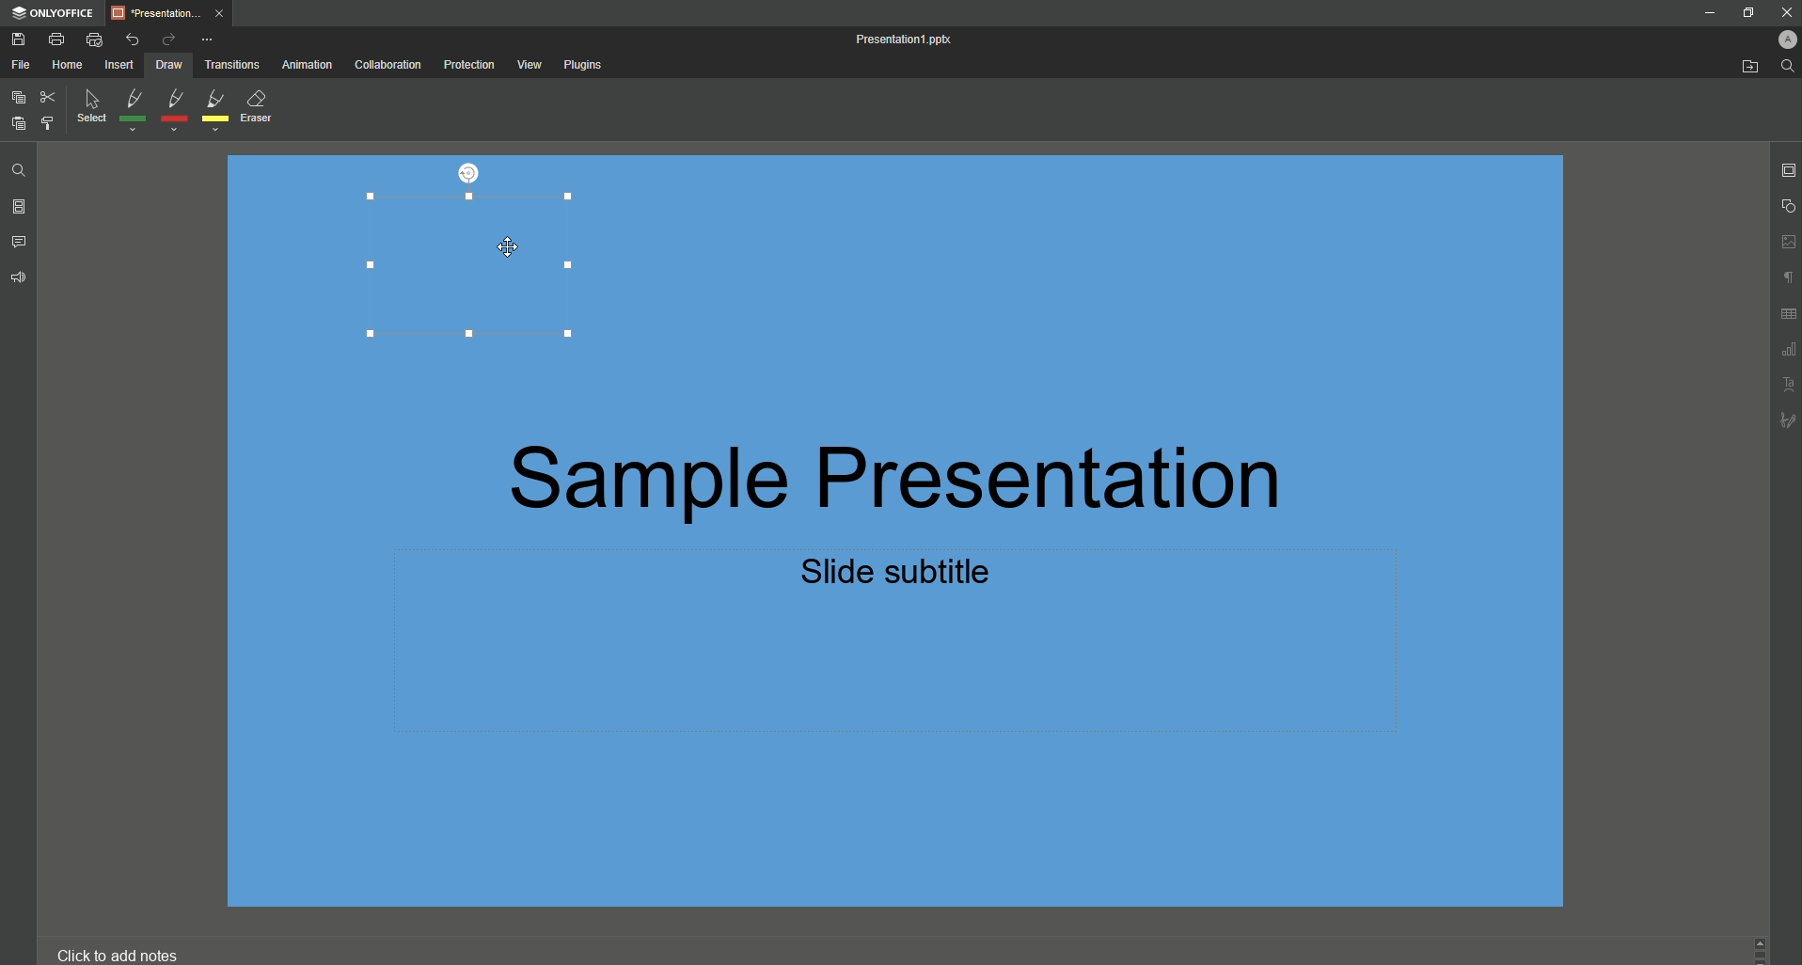 Image resolution: width=1802 pixels, height=965 pixels. Describe the element at coordinates (16, 98) in the screenshot. I see `Copy` at that location.